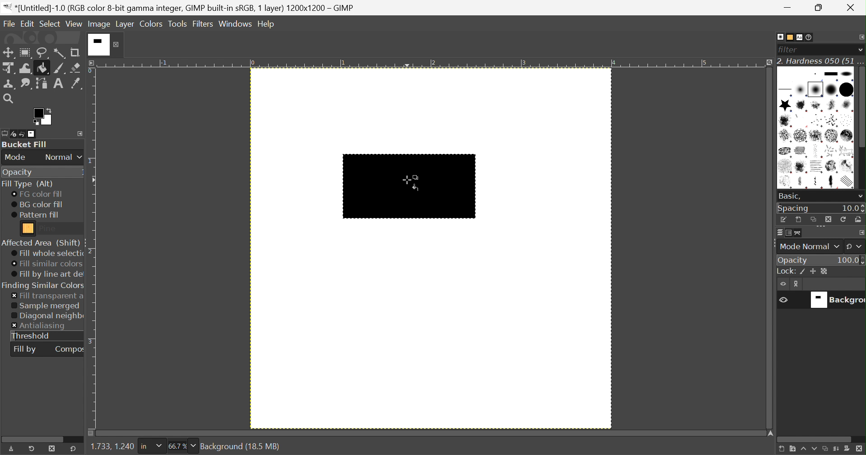  What do you see at coordinates (861, 37) in the screenshot?
I see `Configure this tab` at bounding box center [861, 37].